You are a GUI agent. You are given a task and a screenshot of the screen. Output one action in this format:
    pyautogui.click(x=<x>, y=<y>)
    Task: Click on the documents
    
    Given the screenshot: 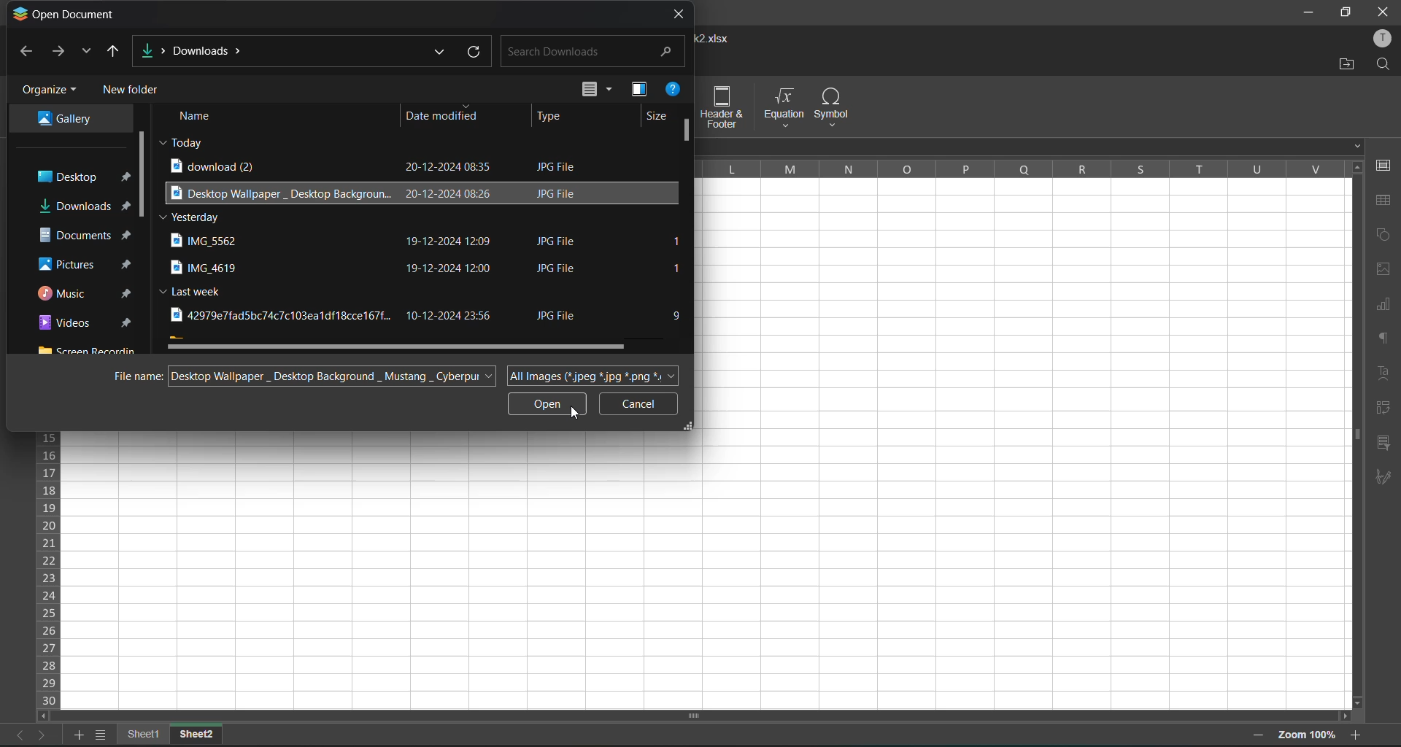 What is the action you would take?
    pyautogui.click(x=82, y=236)
    